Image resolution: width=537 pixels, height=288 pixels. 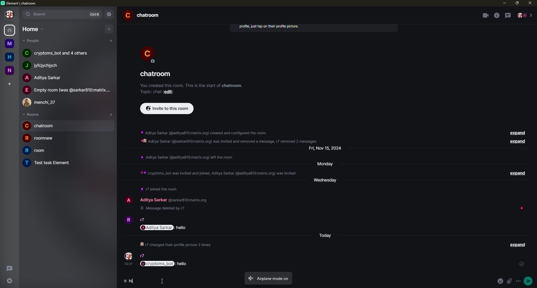 I want to click on search, so click(x=41, y=14).